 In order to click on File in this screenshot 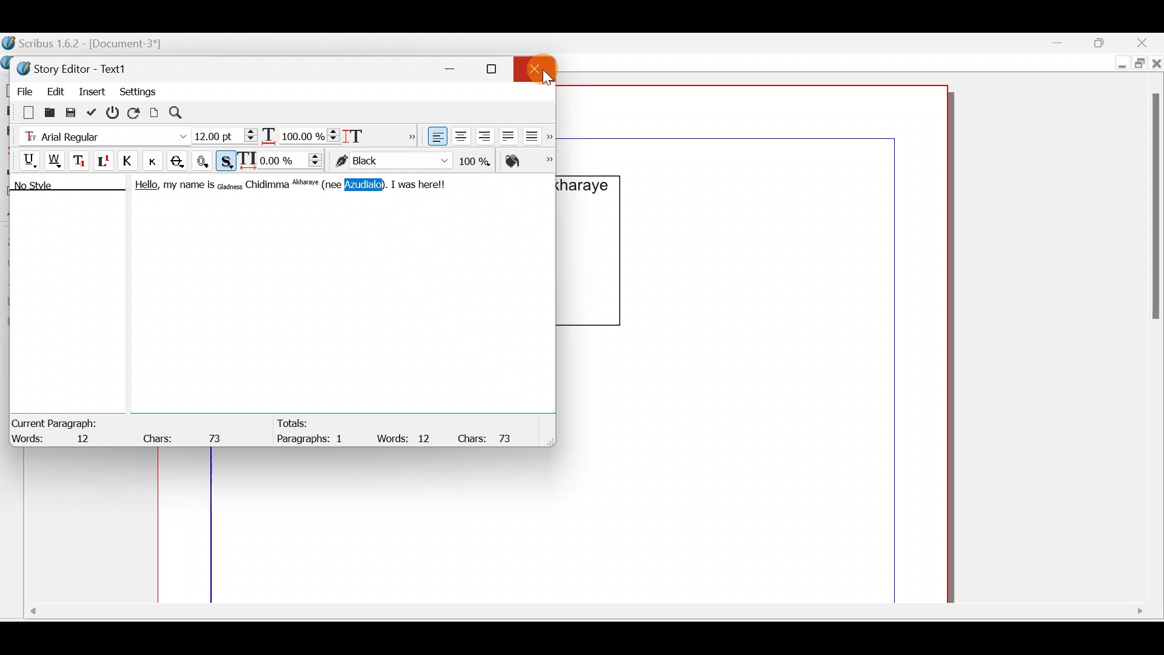, I will do `click(21, 89)`.